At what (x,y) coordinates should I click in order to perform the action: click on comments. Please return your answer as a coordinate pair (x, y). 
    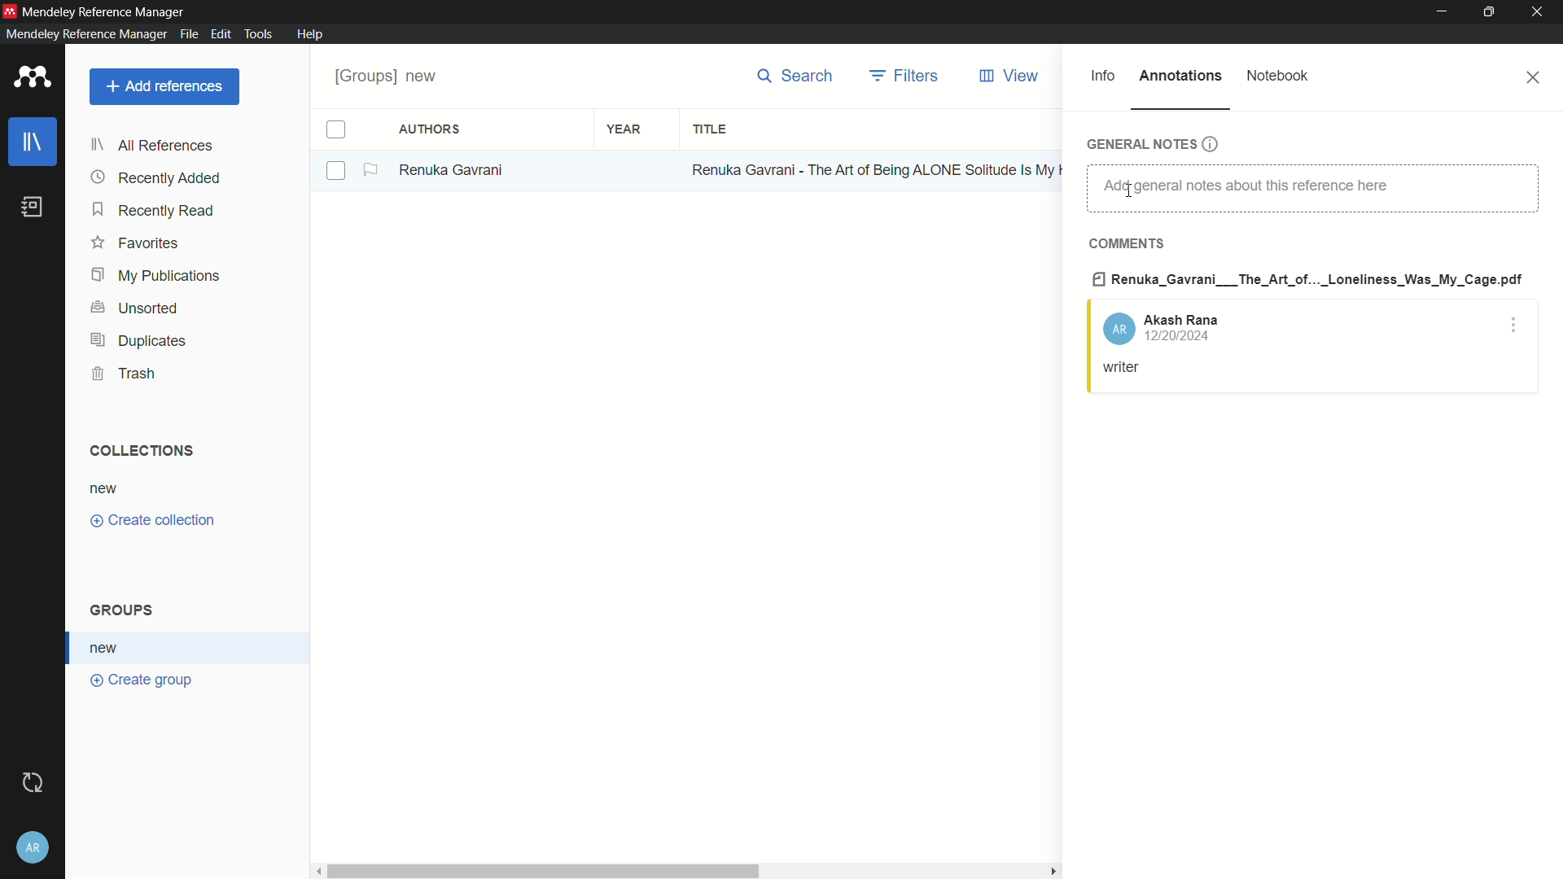
    Looking at the image, I should click on (1129, 244).